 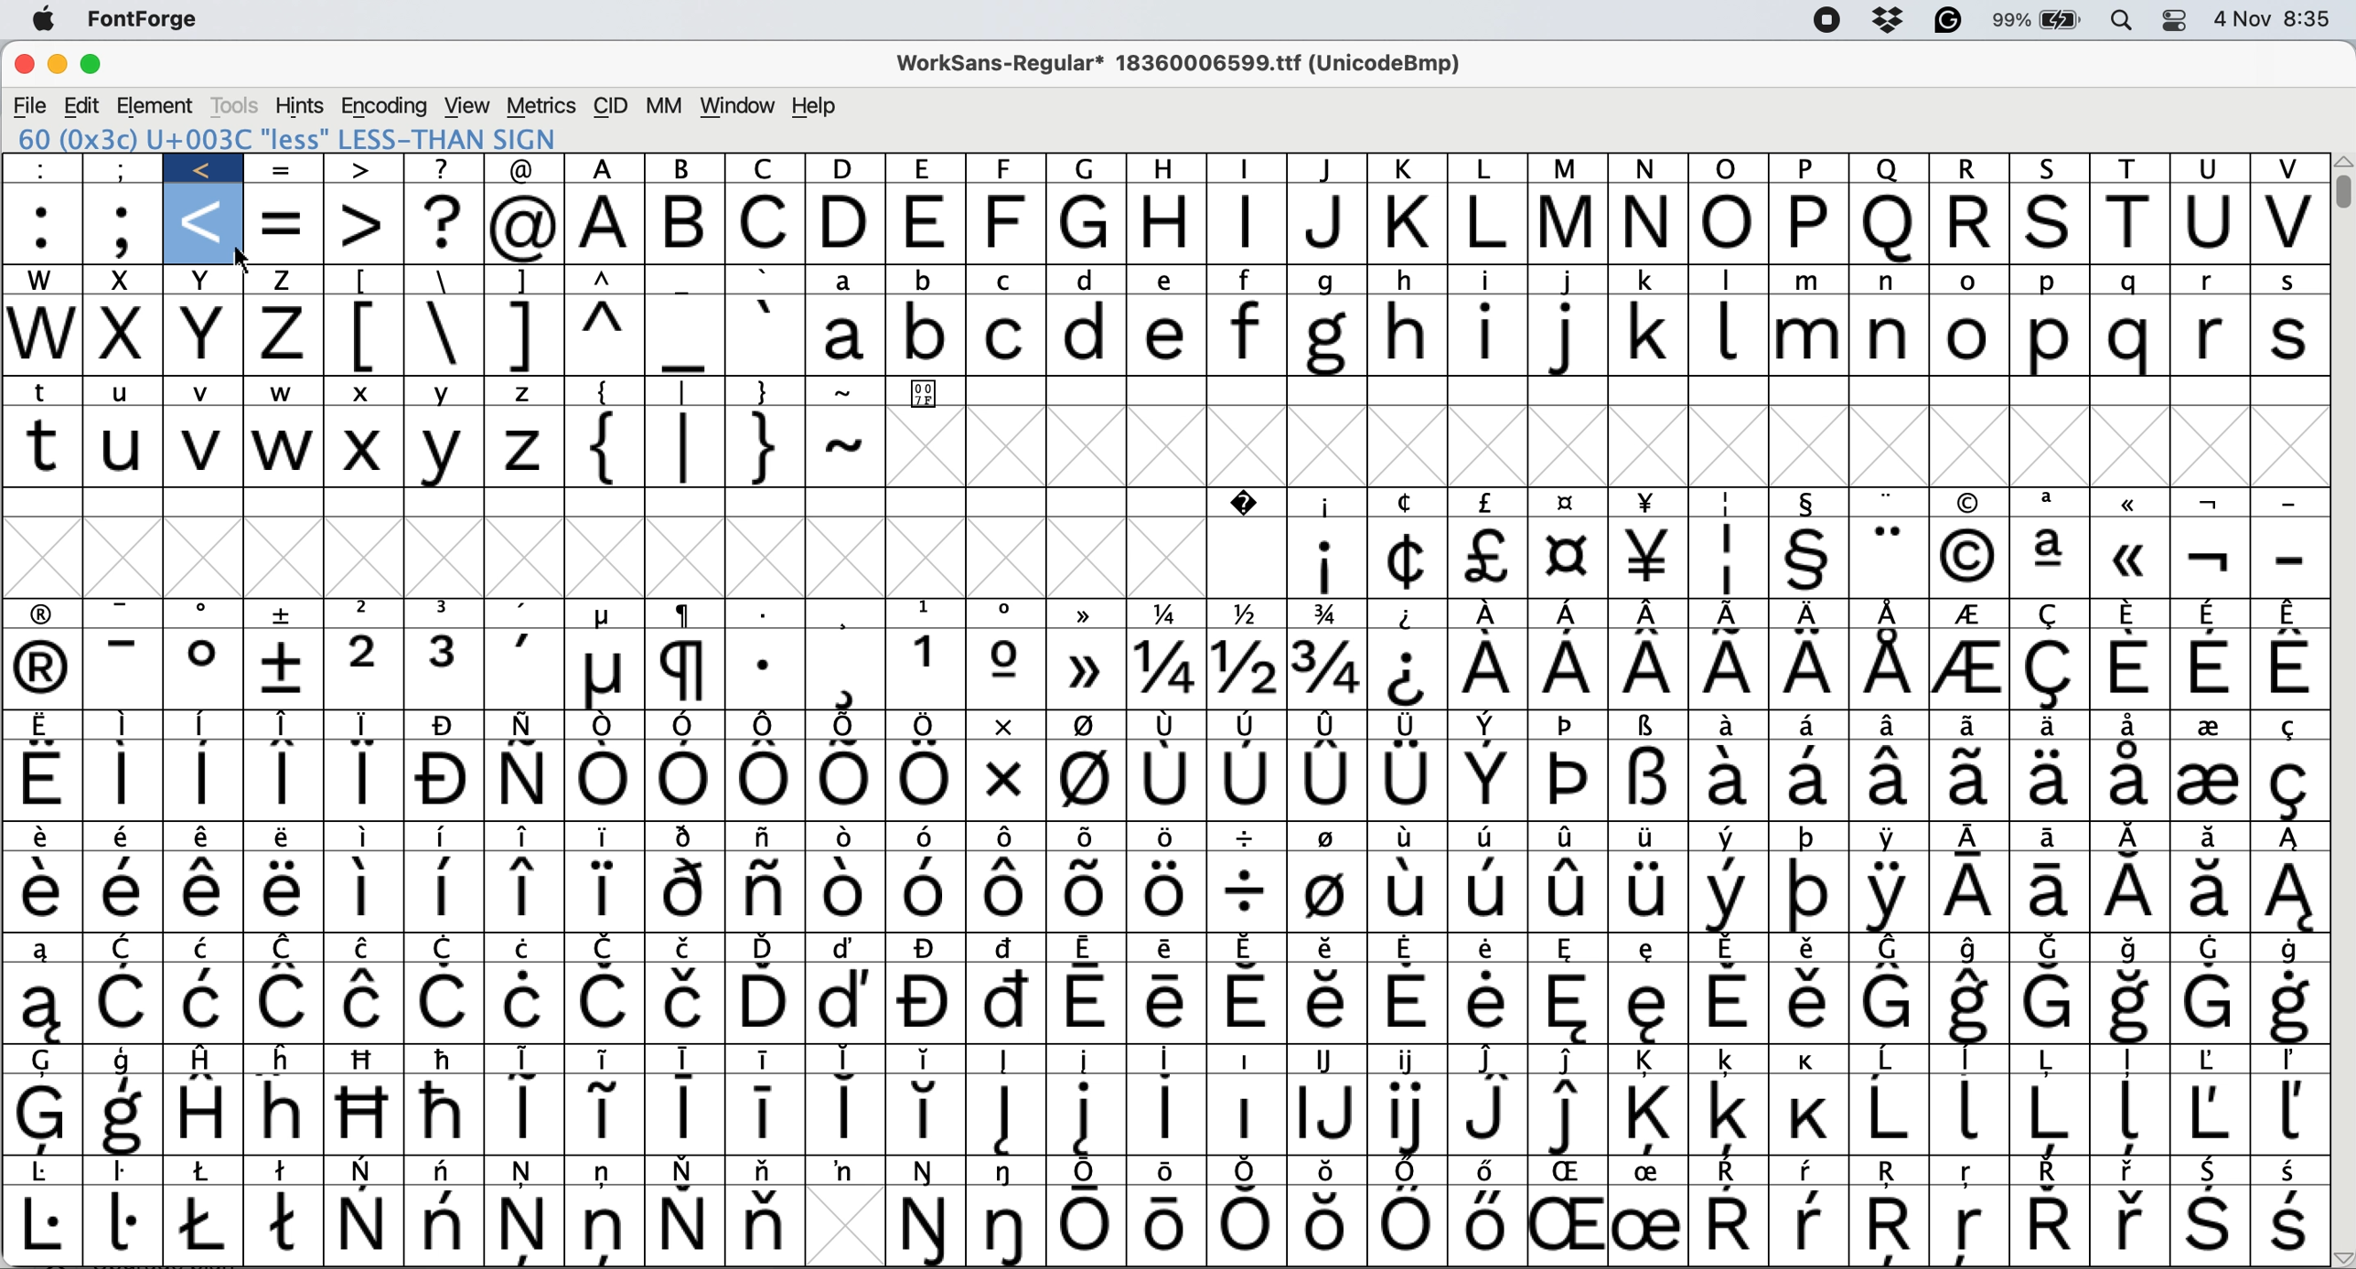 I want to click on e, so click(x=928, y=224).